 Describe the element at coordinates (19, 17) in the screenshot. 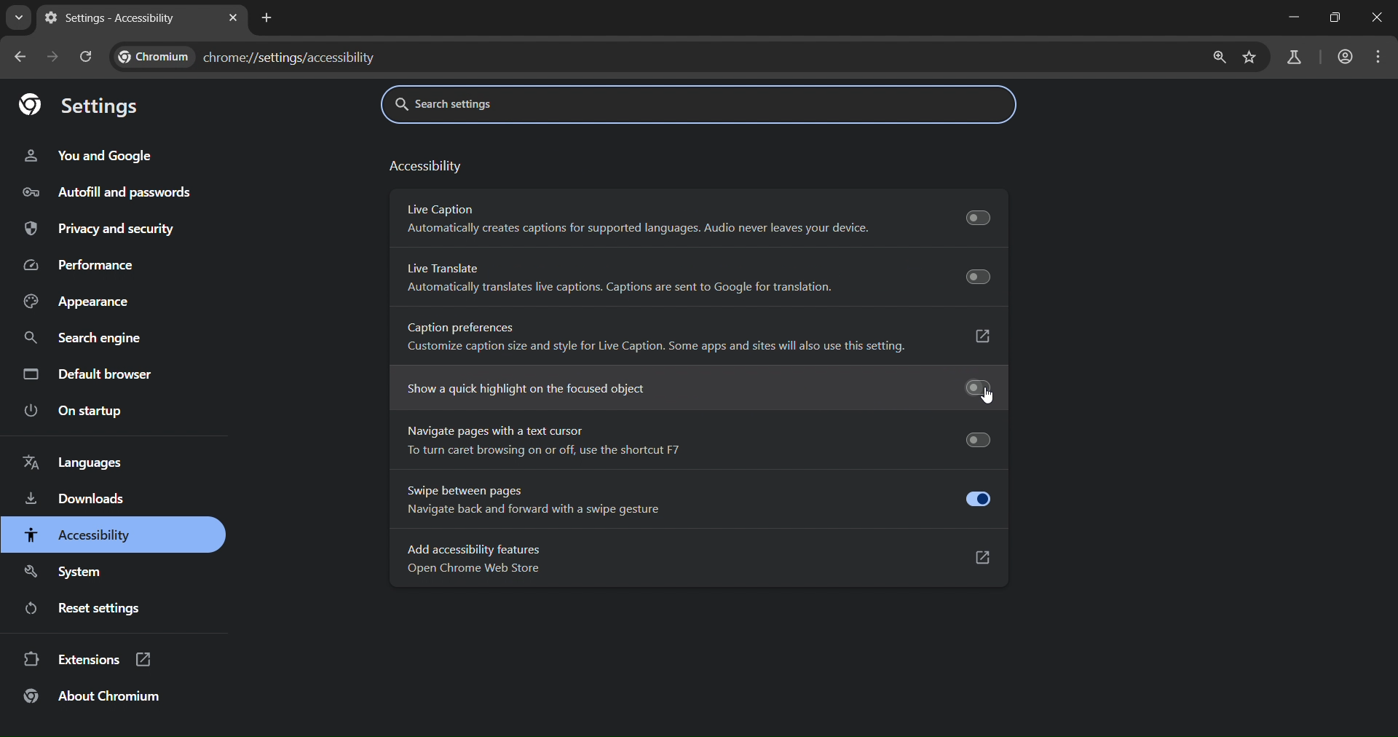

I see `search tabs` at that location.